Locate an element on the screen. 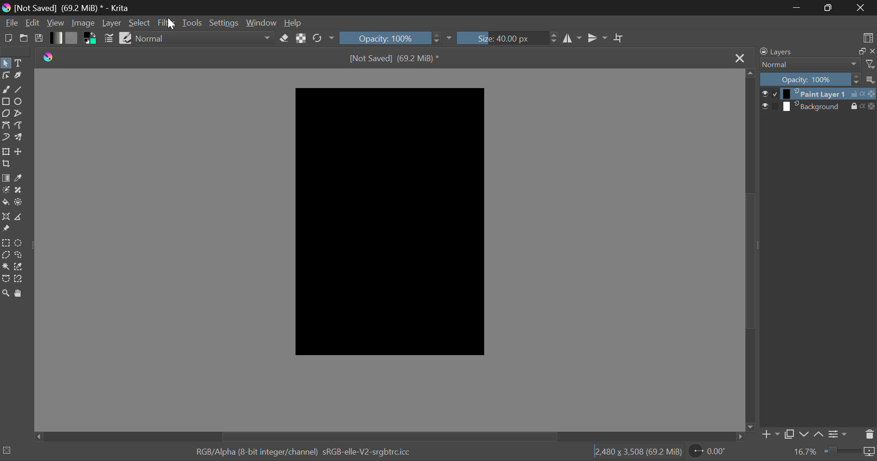 Image resolution: width=877 pixels, height=461 pixels. Ellipses is located at coordinates (19, 102).